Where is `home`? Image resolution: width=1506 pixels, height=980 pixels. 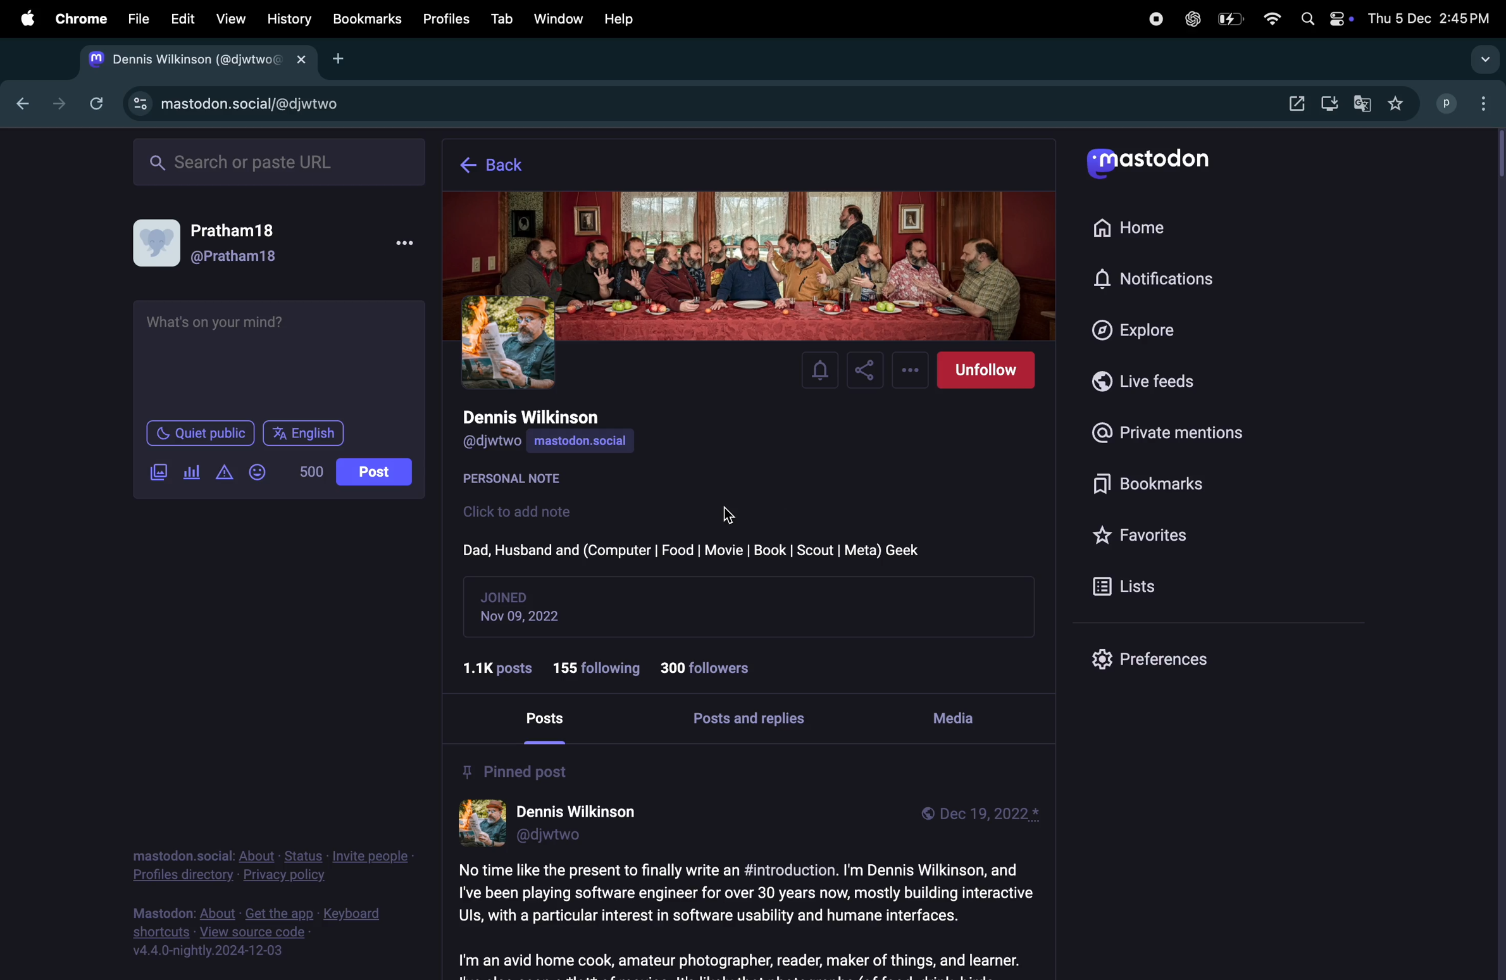
home is located at coordinates (1159, 228).